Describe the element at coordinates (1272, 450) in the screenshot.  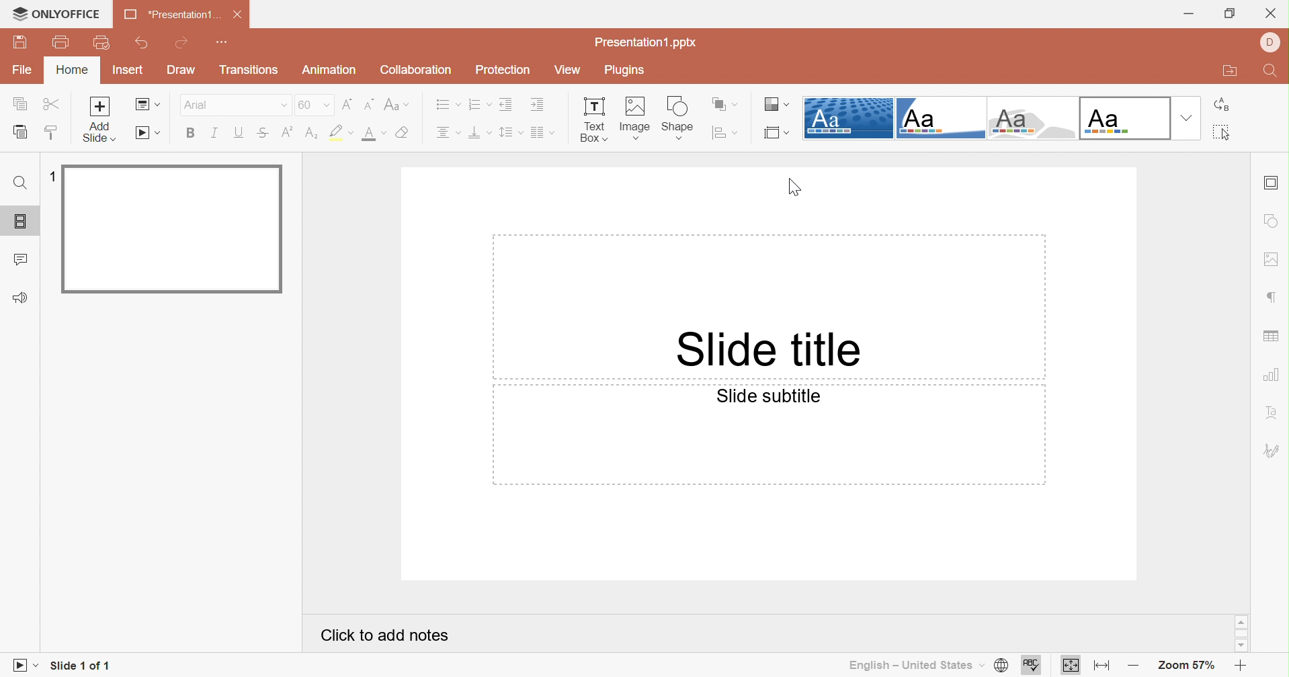
I see `Signature settings` at that location.